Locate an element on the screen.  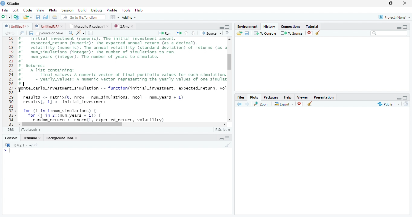
Background Jobs. is located at coordinates (62, 138).